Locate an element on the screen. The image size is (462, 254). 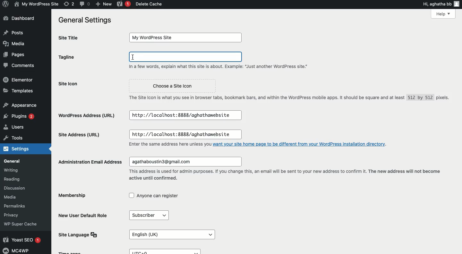
Site icon is located at coordinates (88, 85).